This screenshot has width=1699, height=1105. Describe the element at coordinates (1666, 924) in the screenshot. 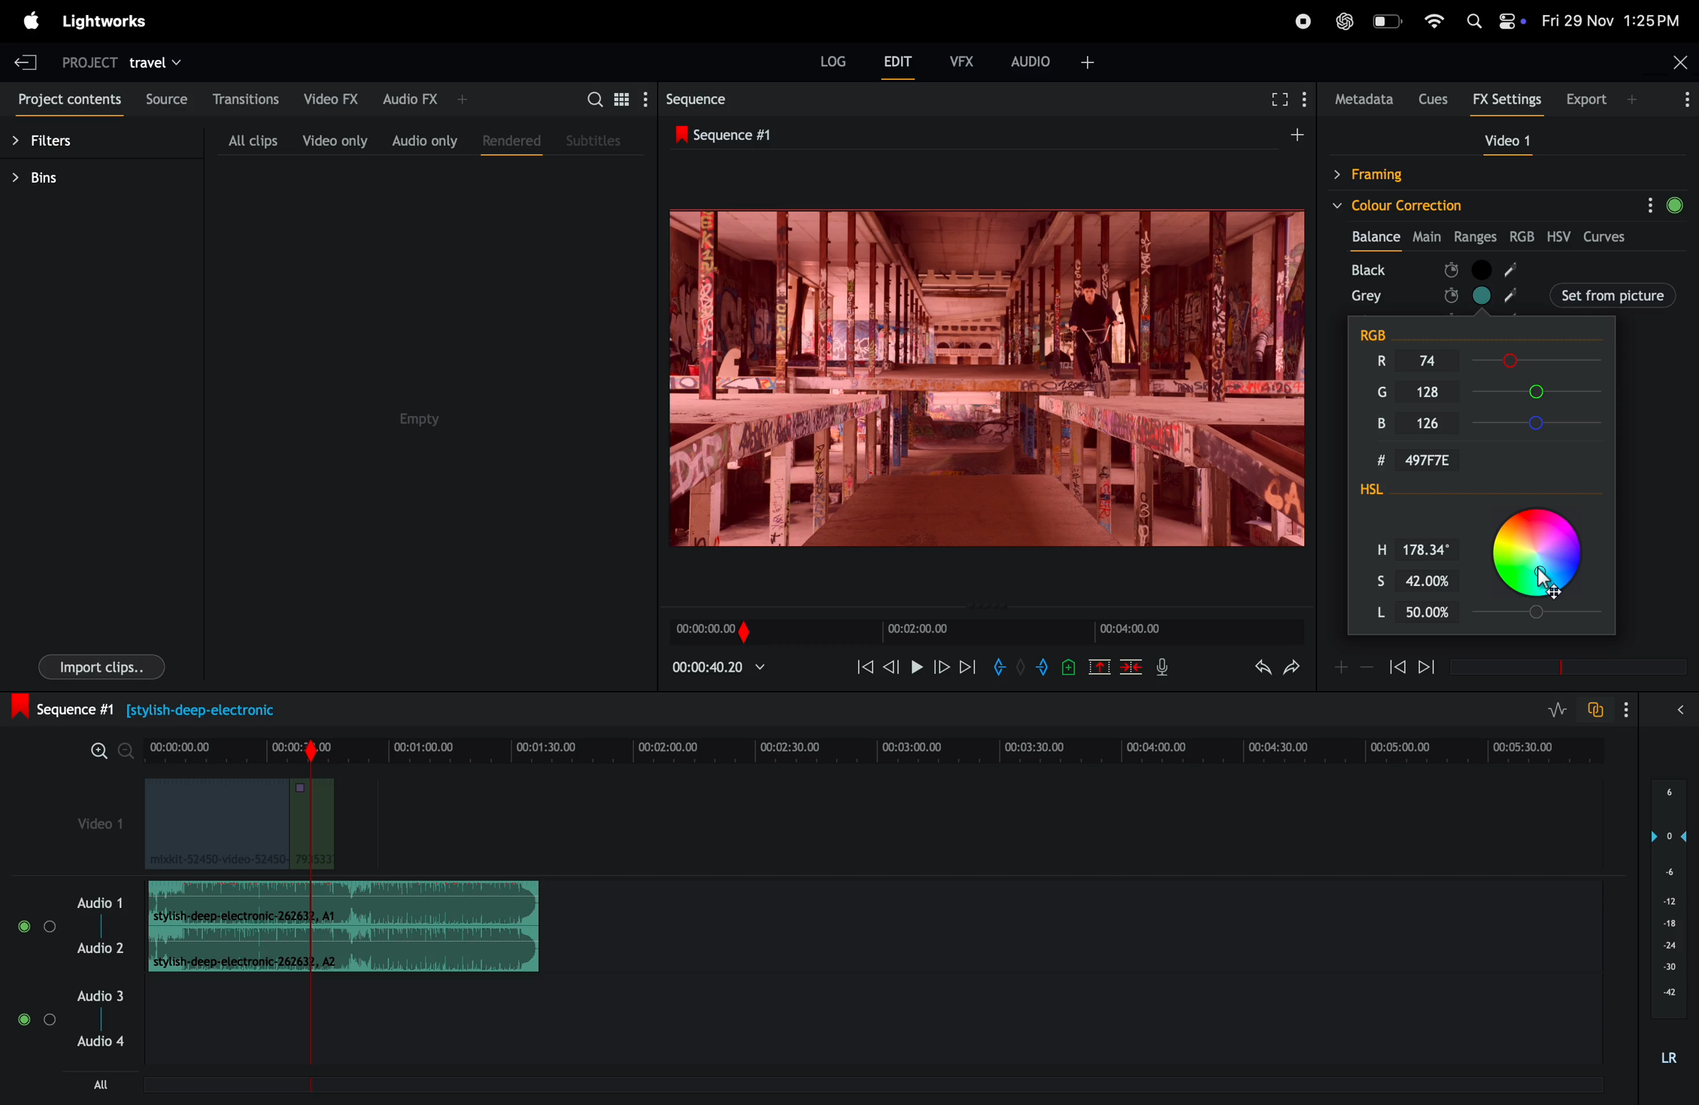

I see `audio pitch` at that location.